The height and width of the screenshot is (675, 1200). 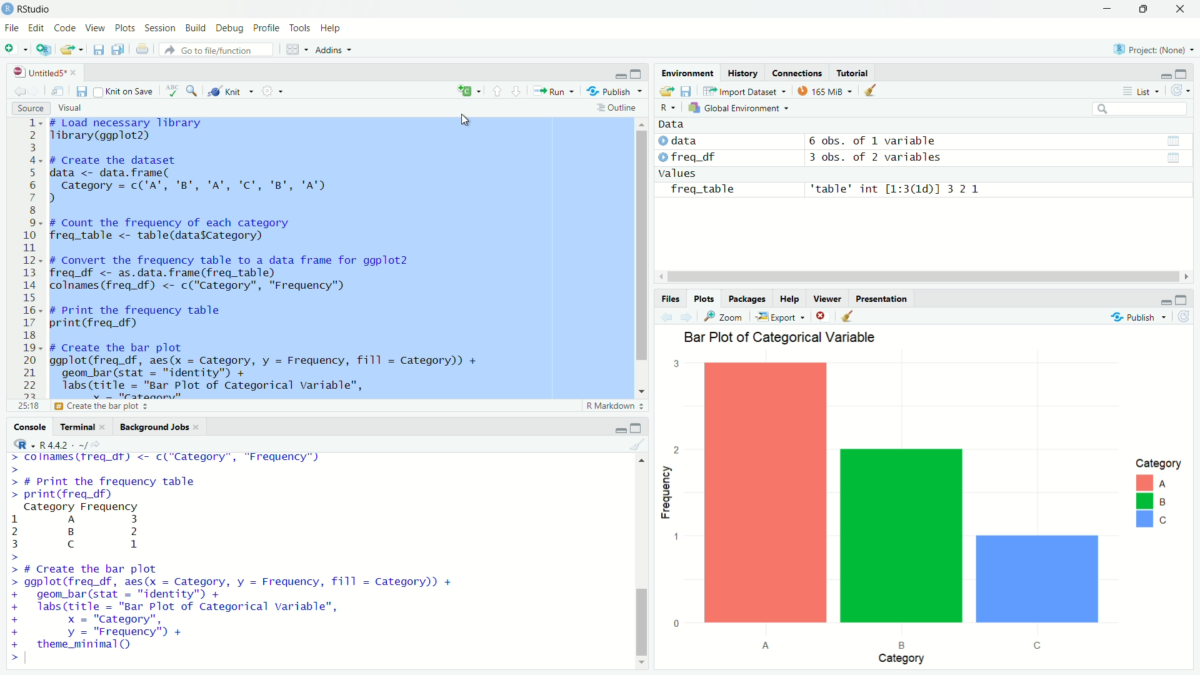 What do you see at coordinates (640, 74) in the screenshot?
I see `maximize` at bounding box center [640, 74].